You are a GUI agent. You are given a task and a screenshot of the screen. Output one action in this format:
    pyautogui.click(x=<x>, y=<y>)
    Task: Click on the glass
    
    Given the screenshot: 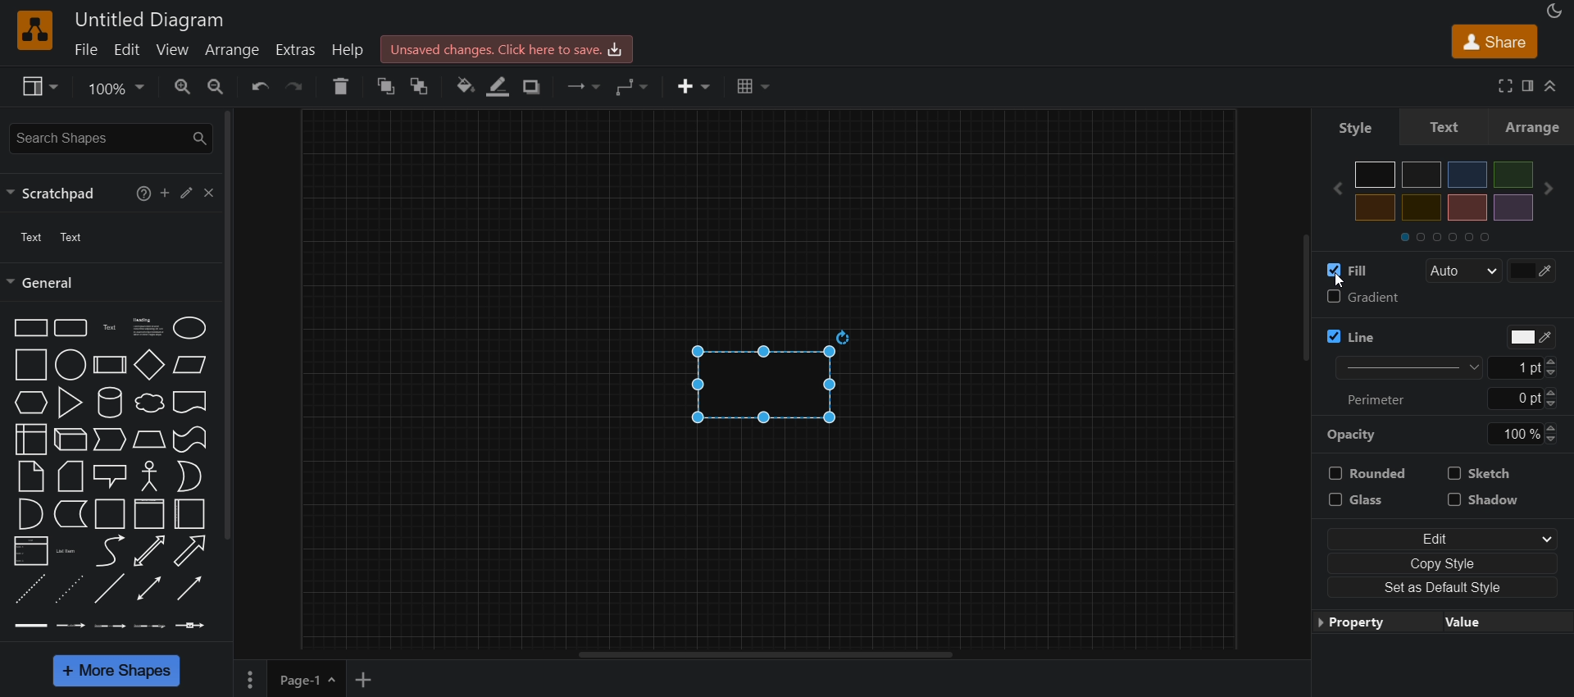 What is the action you would take?
    pyautogui.click(x=1368, y=498)
    